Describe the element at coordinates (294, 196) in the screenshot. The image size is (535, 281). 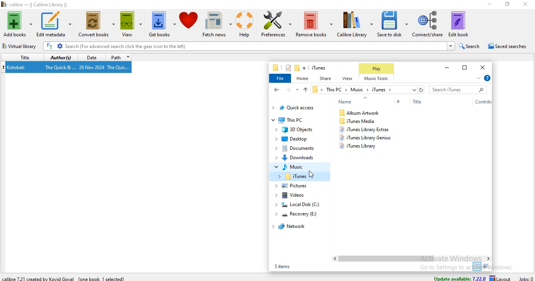
I see `videos` at that location.